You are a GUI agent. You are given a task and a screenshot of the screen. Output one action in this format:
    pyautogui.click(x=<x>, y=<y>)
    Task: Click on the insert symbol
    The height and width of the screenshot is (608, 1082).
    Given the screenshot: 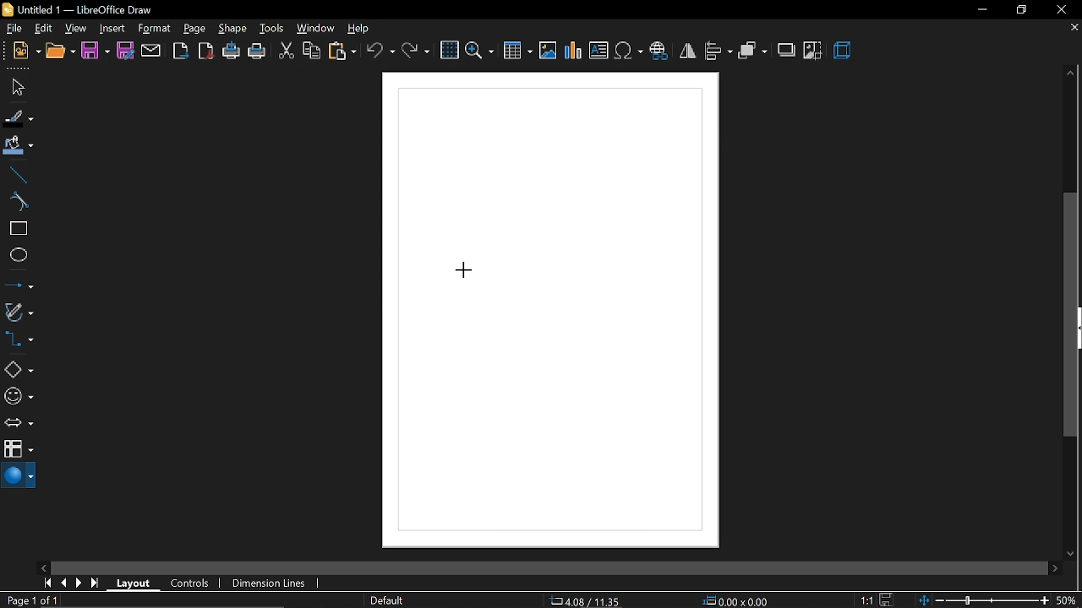 What is the action you would take?
    pyautogui.click(x=628, y=51)
    